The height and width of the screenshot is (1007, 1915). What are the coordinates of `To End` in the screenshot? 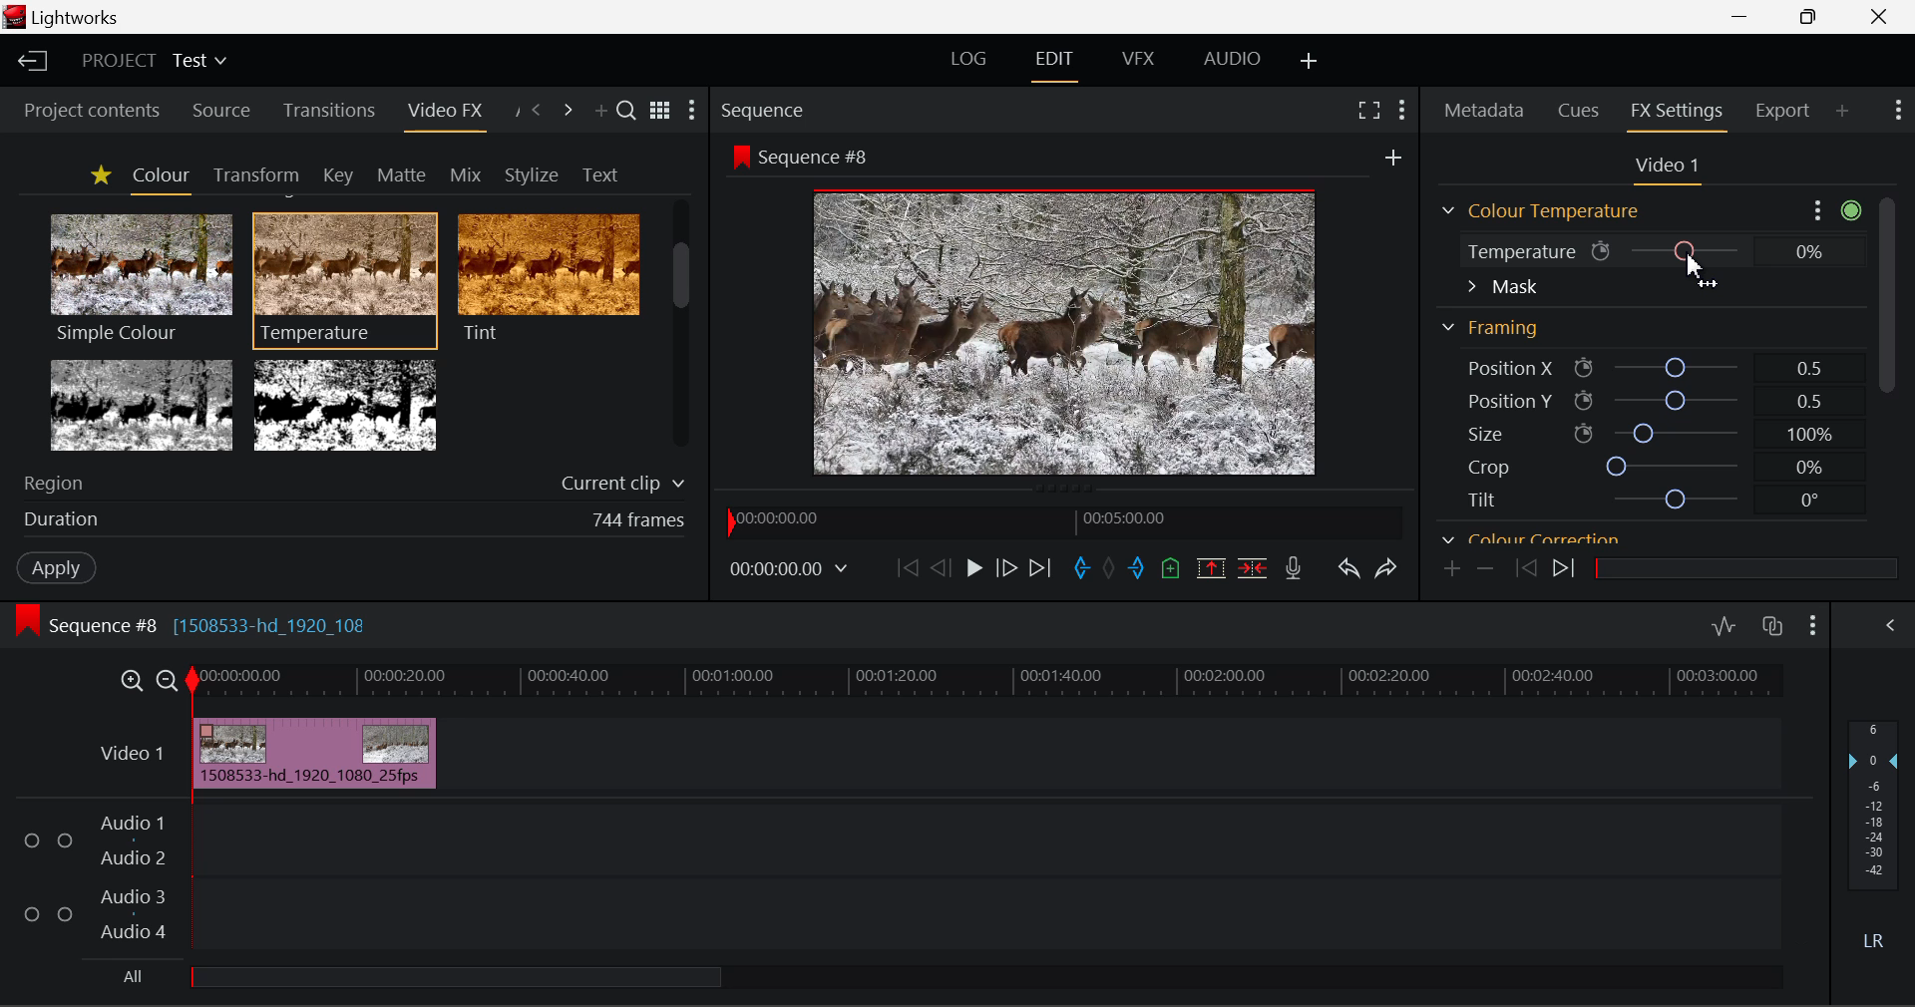 It's located at (1045, 568).